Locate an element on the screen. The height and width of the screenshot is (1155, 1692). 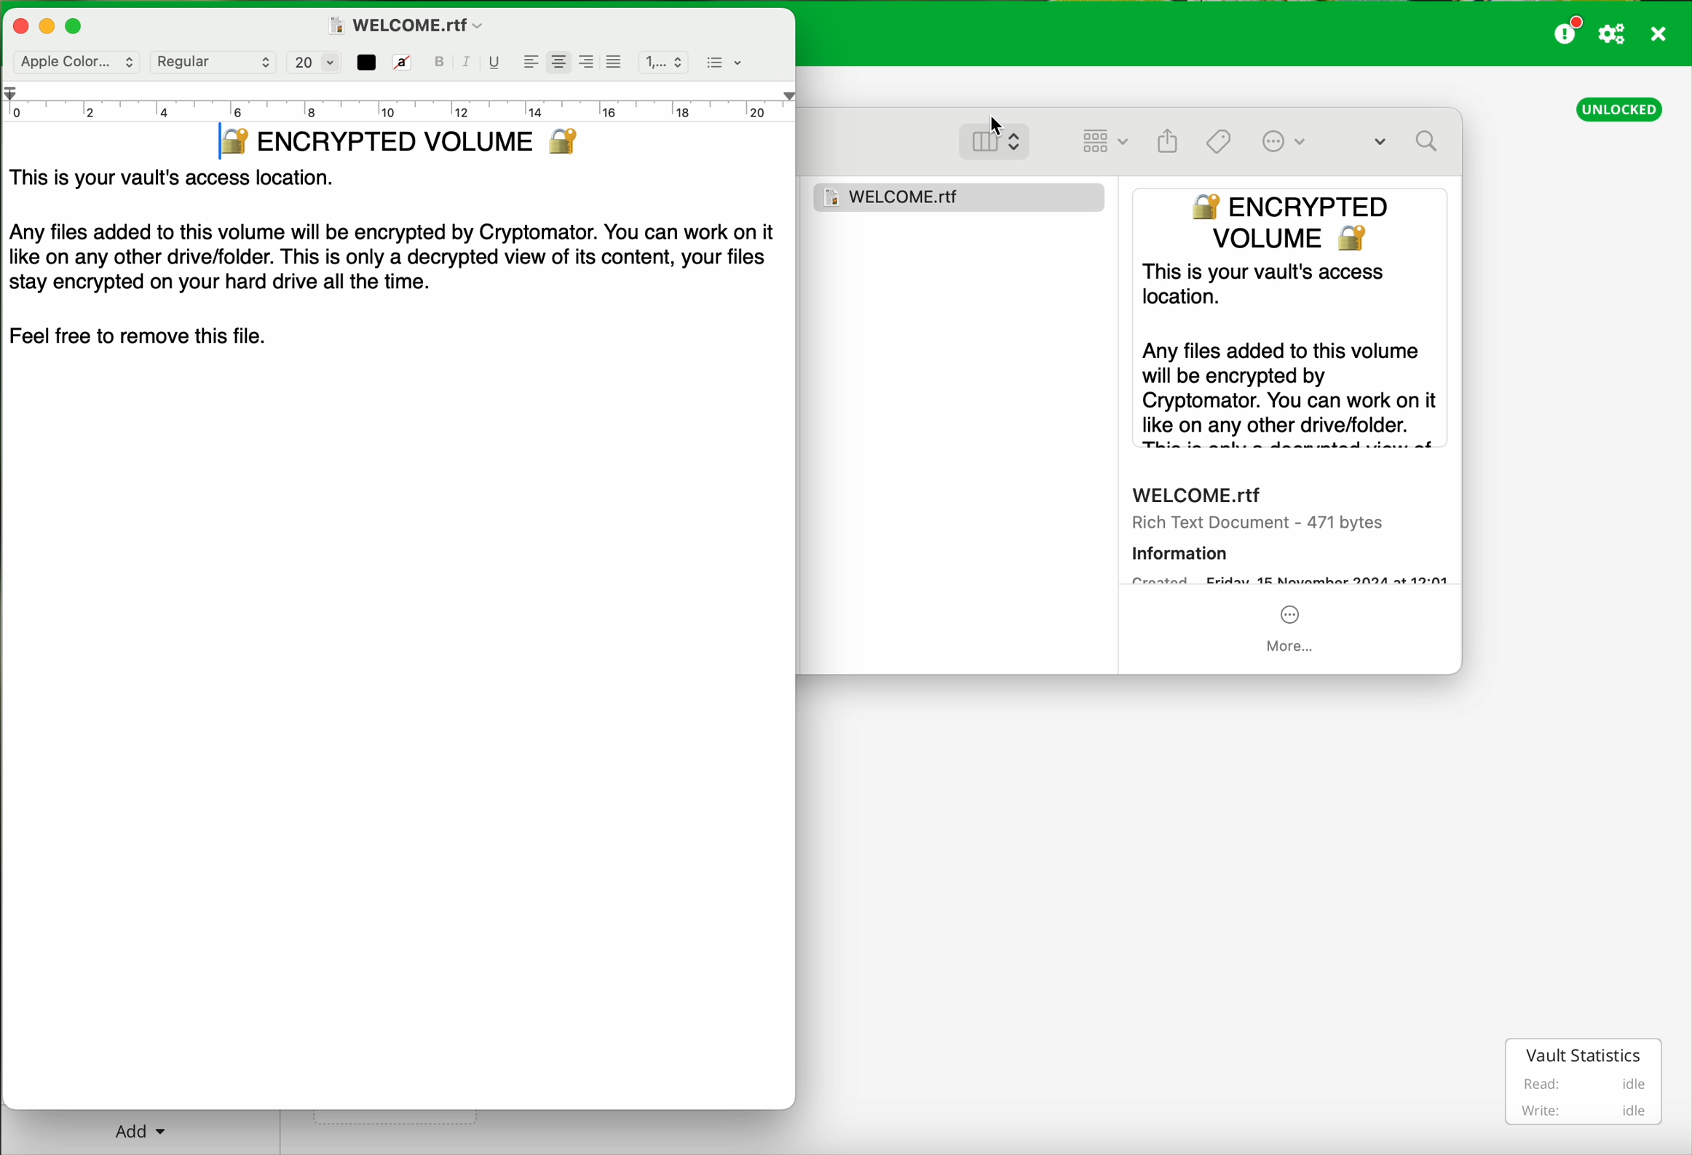
Column View is located at coordinates (1007, 138).